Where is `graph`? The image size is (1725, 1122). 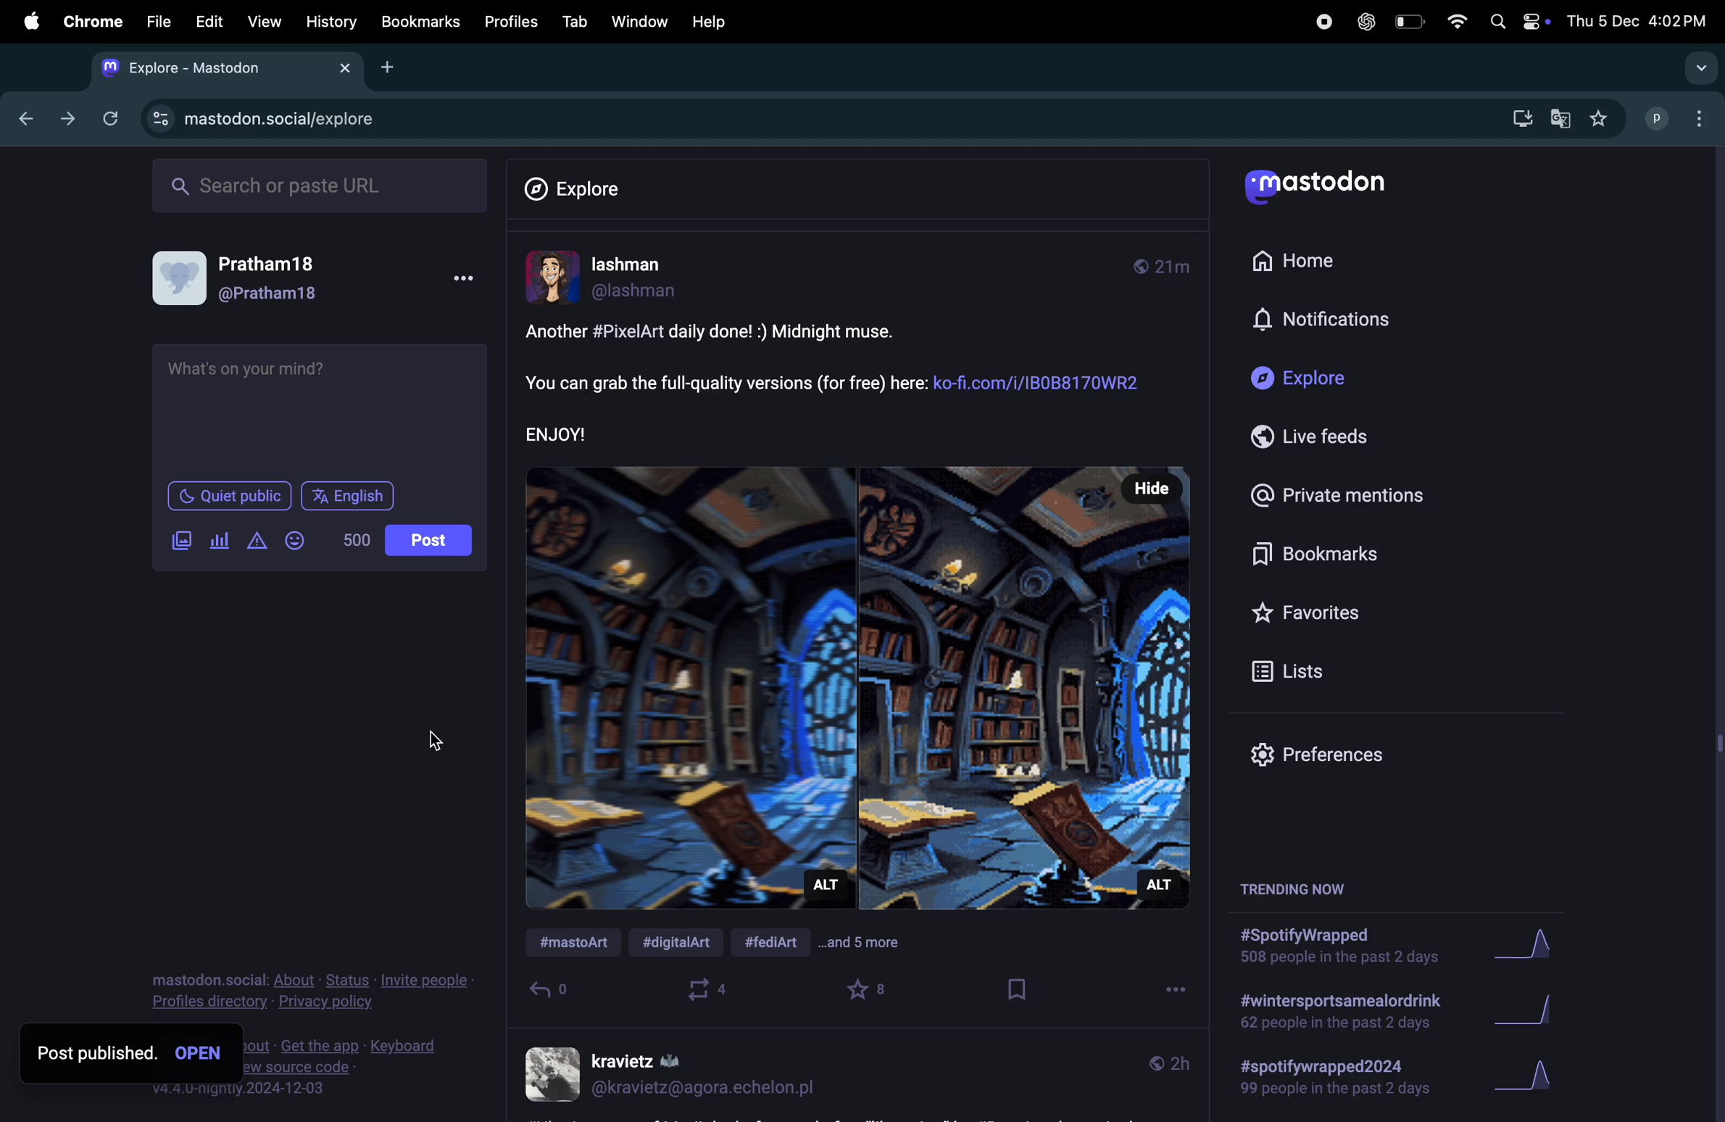 graph is located at coordinates (1530, 948).